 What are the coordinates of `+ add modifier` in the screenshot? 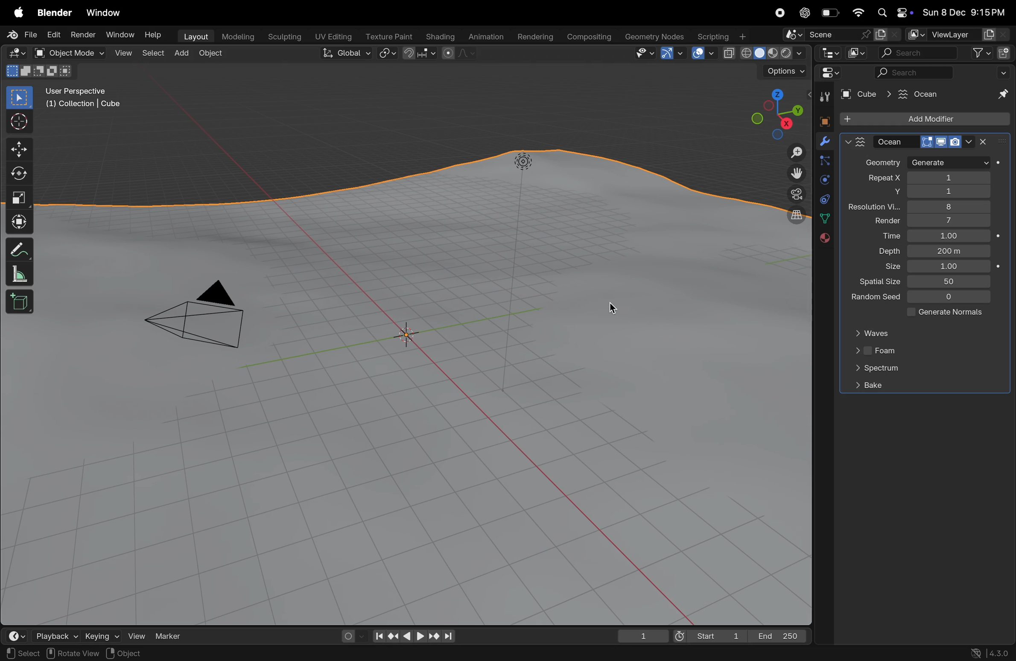 It's located at (924, 120).